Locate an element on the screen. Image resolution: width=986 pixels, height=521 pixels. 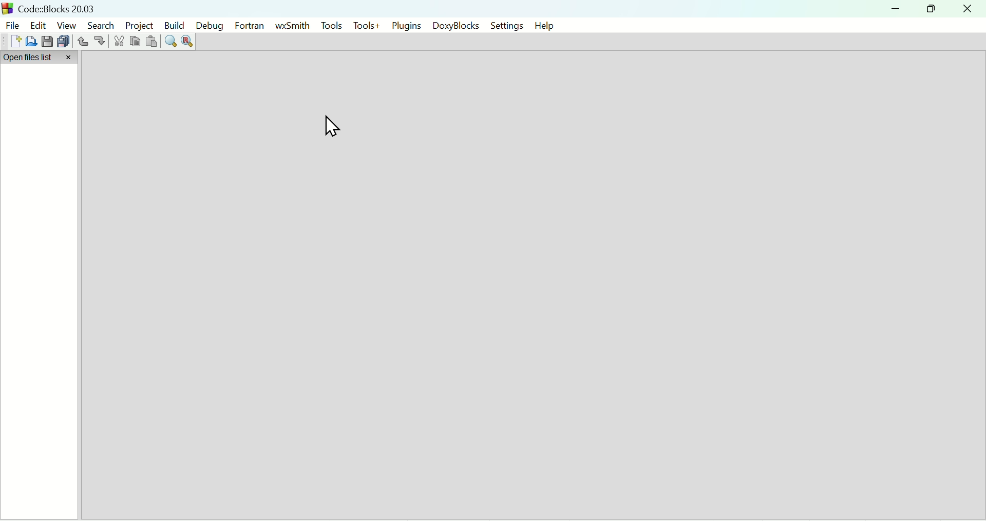
Code Blocks Desktop icon is located at coordinates (8, 8).